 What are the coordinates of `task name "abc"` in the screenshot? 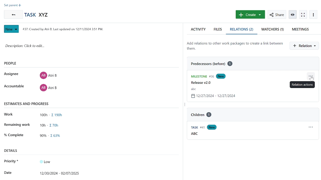 It's located at (193, 89).